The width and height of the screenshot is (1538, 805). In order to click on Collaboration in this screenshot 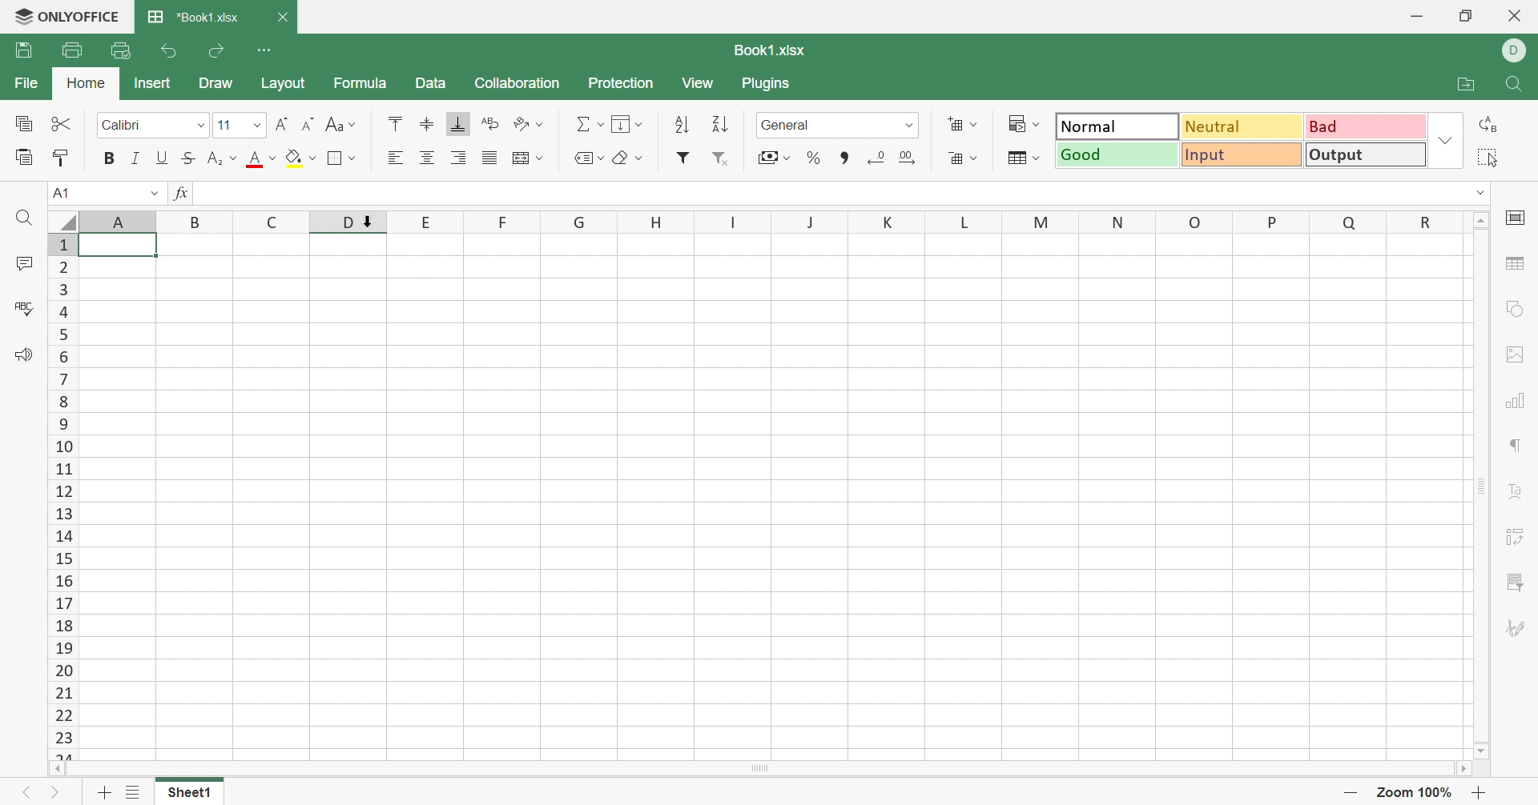, I will do `click(517, 83)`.